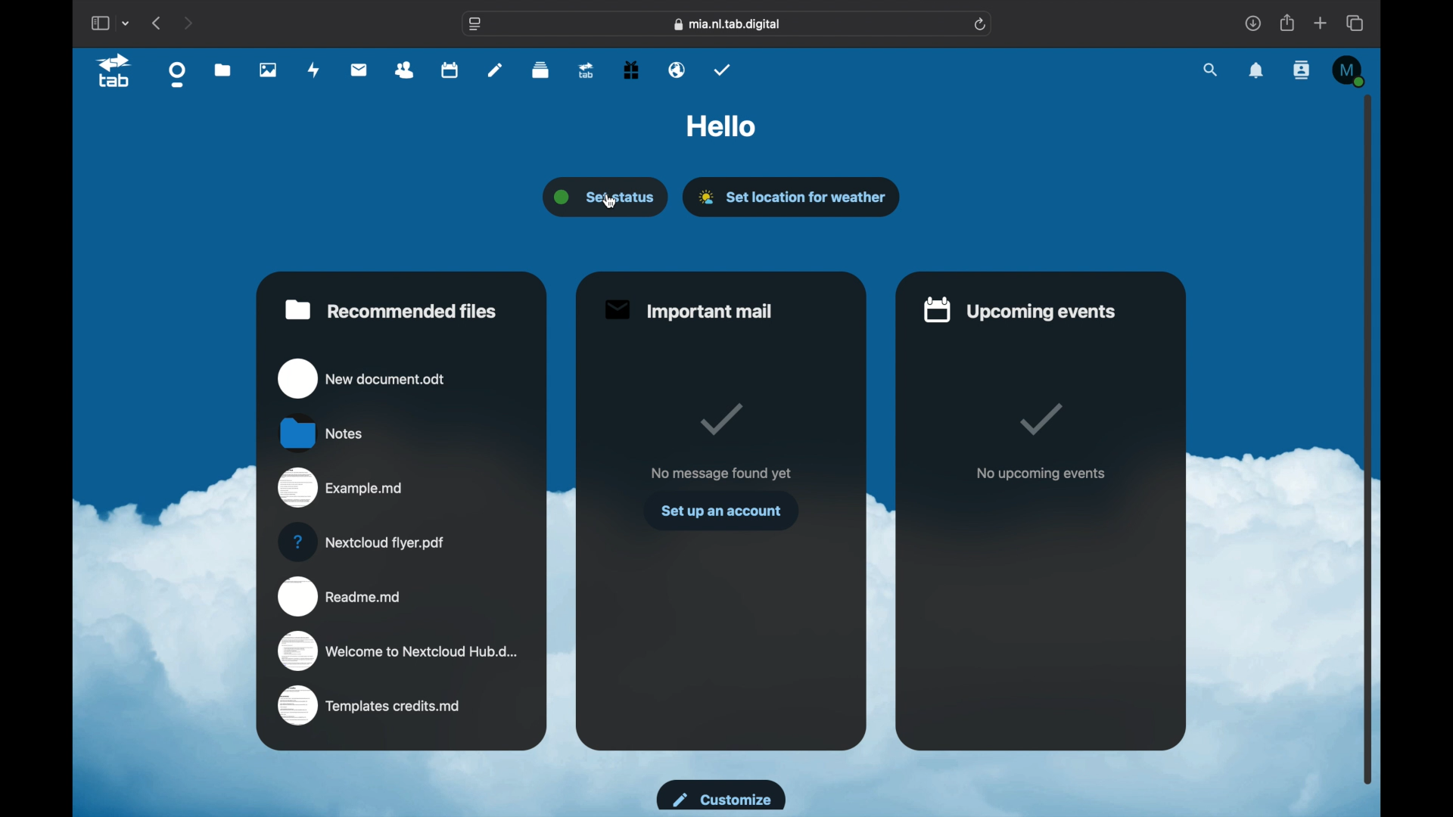 This screenshot has height=817, width=1453. Describe the element at coordinates (723, 419) in the screenshot. I see `tick mark` at that location.